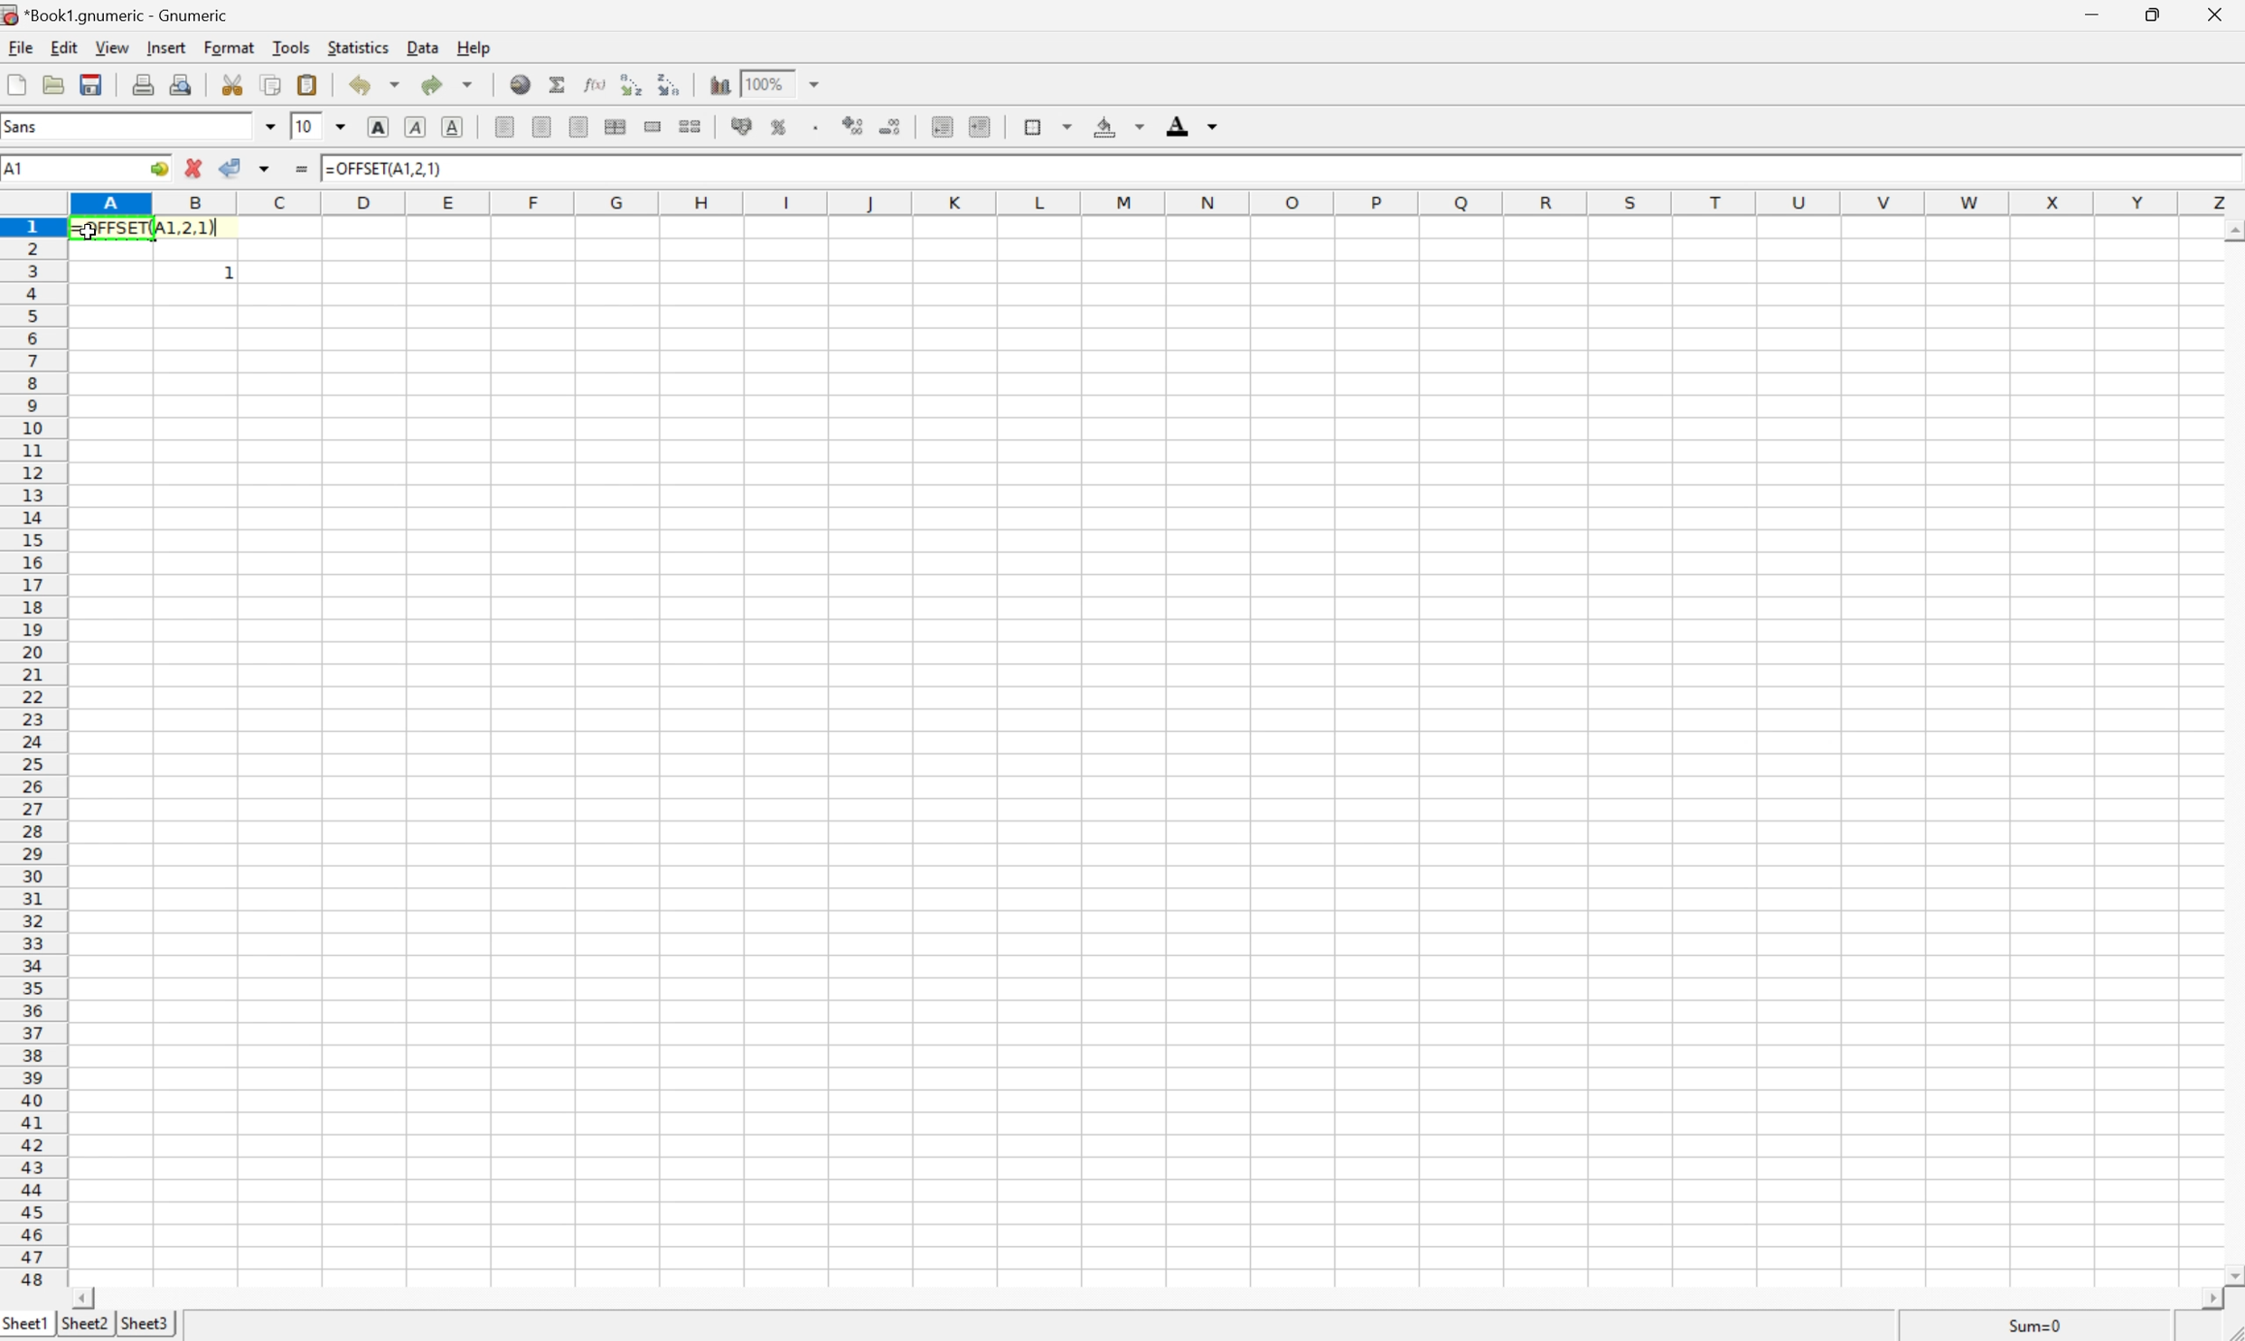 This screenshot has height=1341, width=2245. What do you see at coordinates (455, 126) in the screenshot?
I see `underline` at bounding box center [455, 126].